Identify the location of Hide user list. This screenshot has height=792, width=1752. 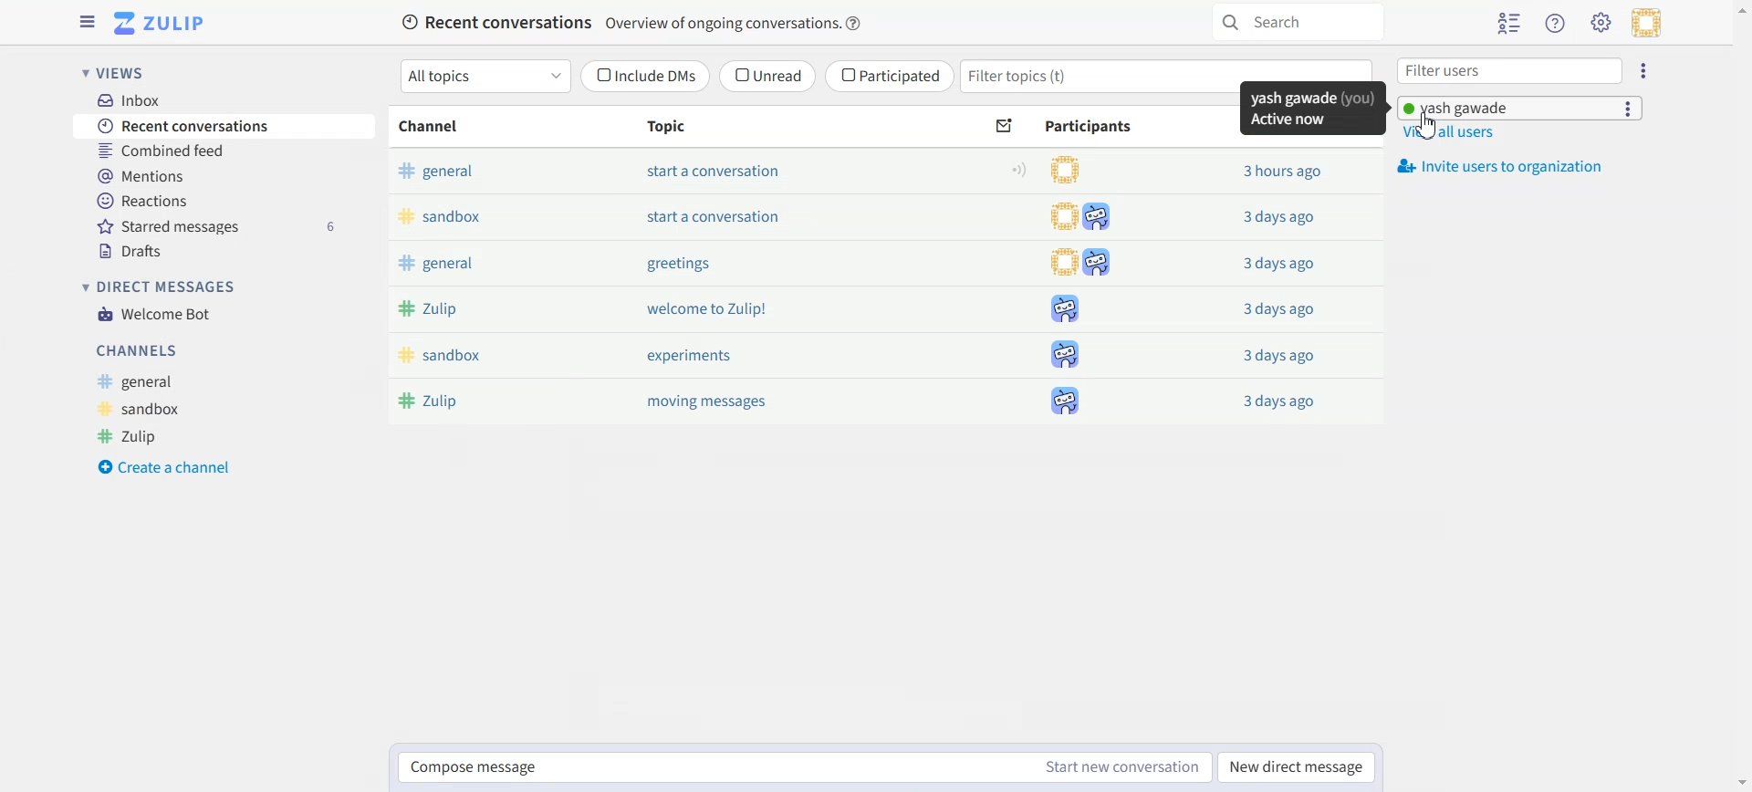
(1510, 22).